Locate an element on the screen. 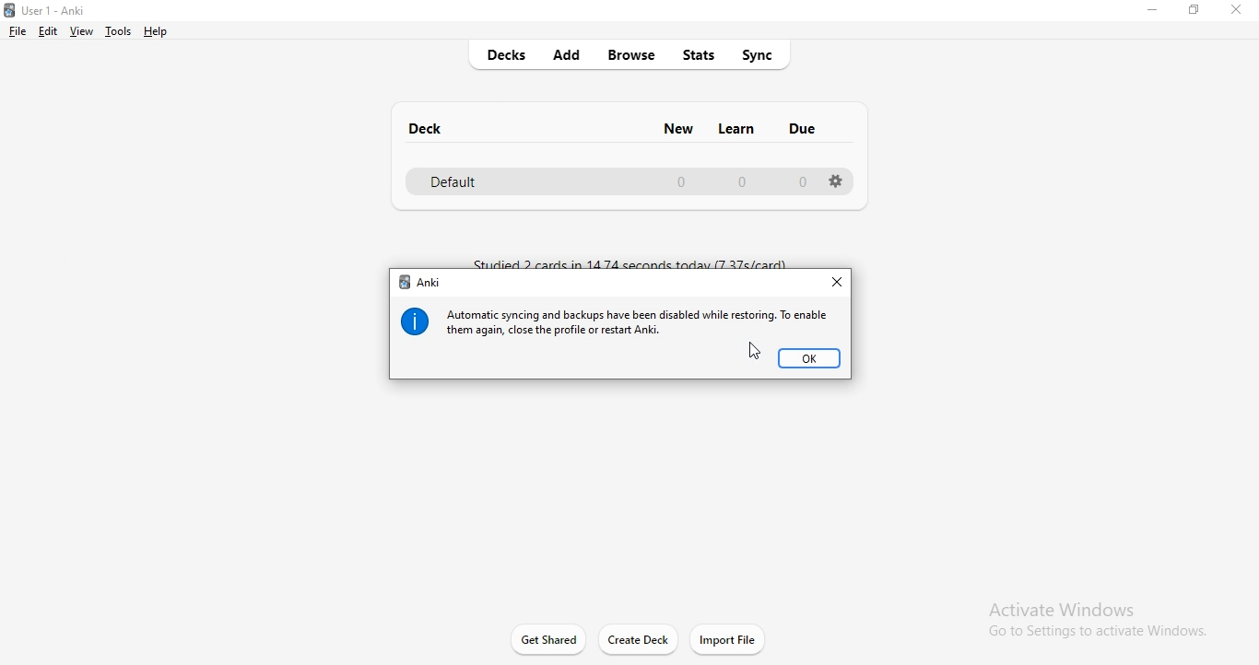  import file is located at coordinates (728, 639).